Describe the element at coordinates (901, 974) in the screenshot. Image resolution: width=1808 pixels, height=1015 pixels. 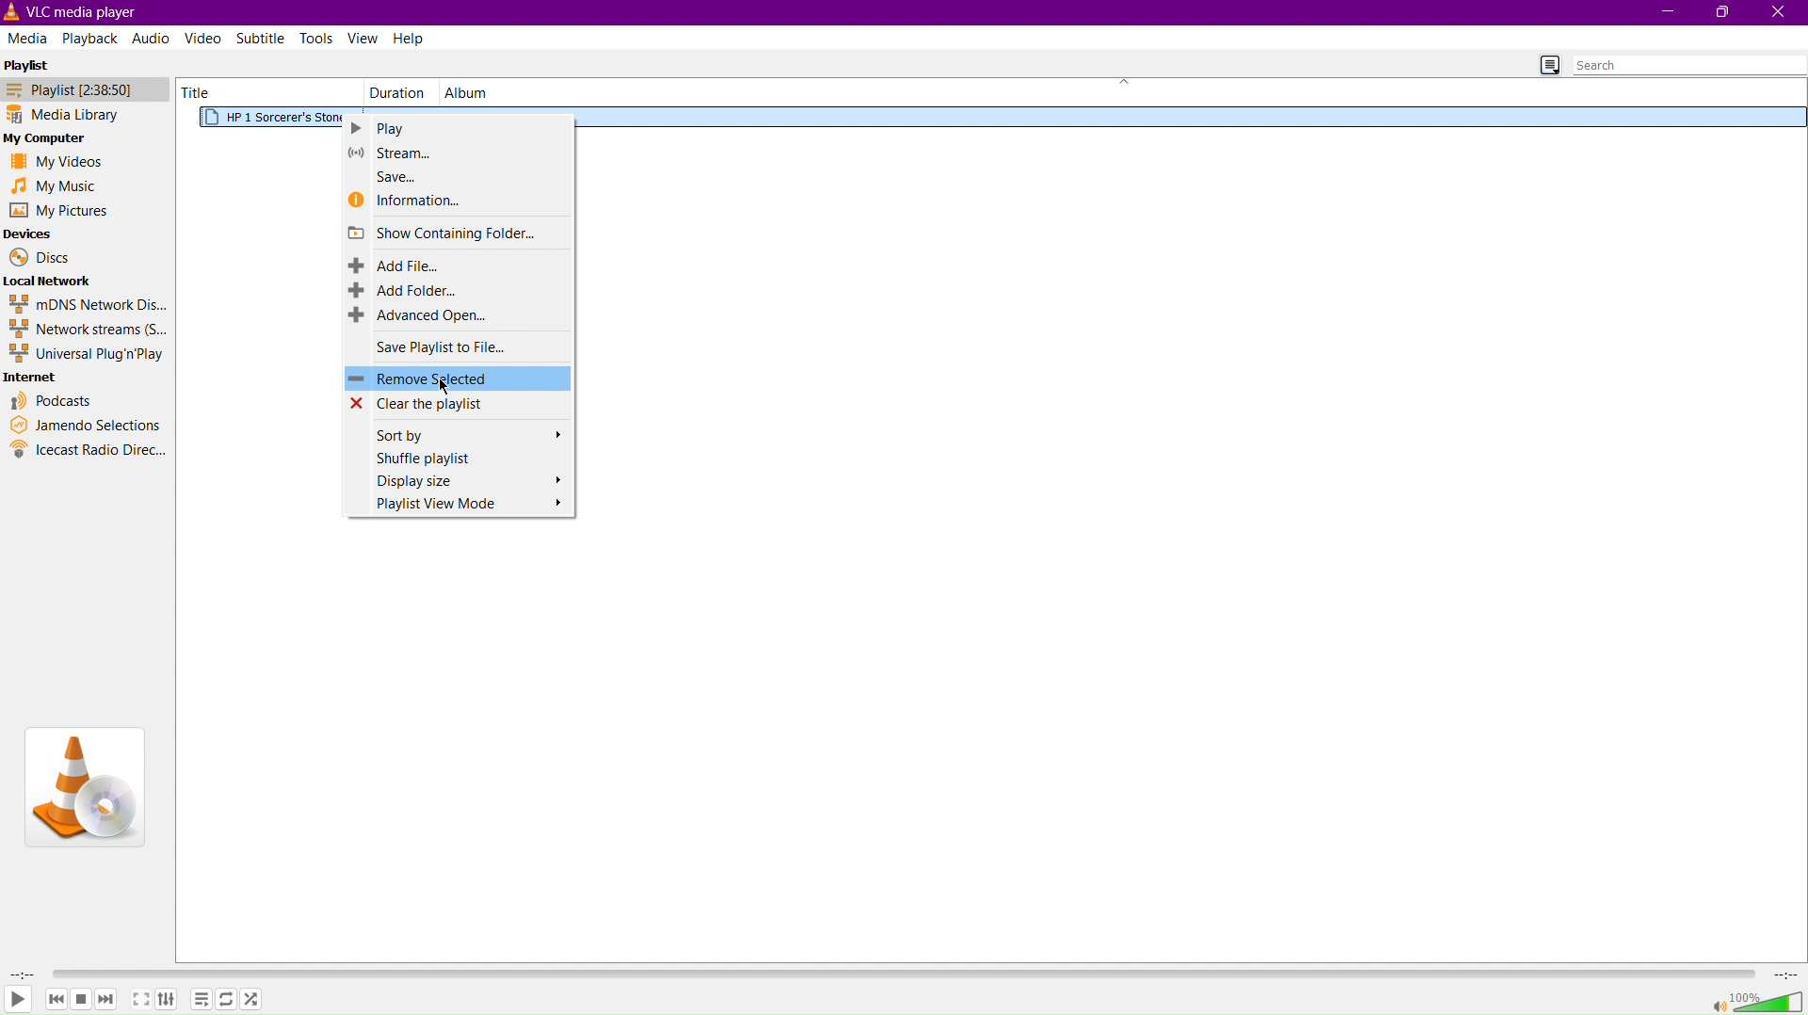
I see `Timeline` at that location.